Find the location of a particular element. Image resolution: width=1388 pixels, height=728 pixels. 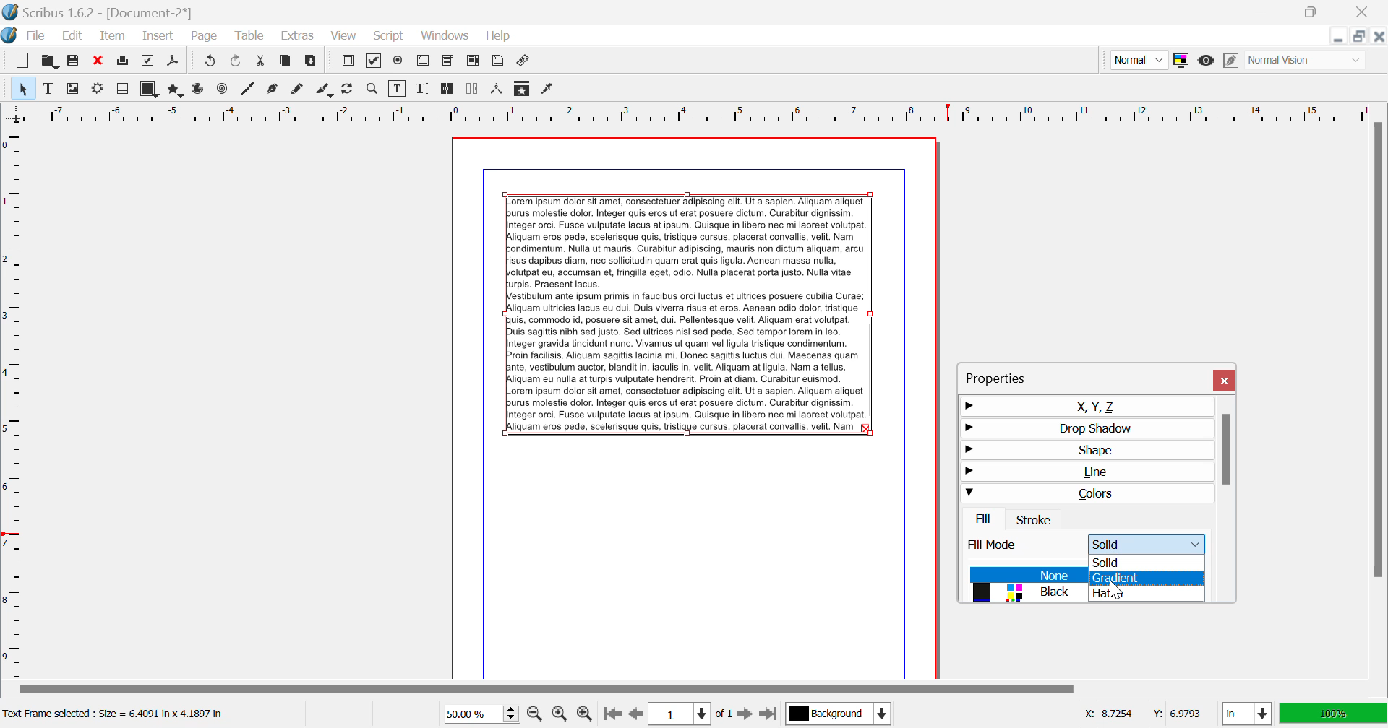

Bezier Curve is located at coordinates (274, 90).